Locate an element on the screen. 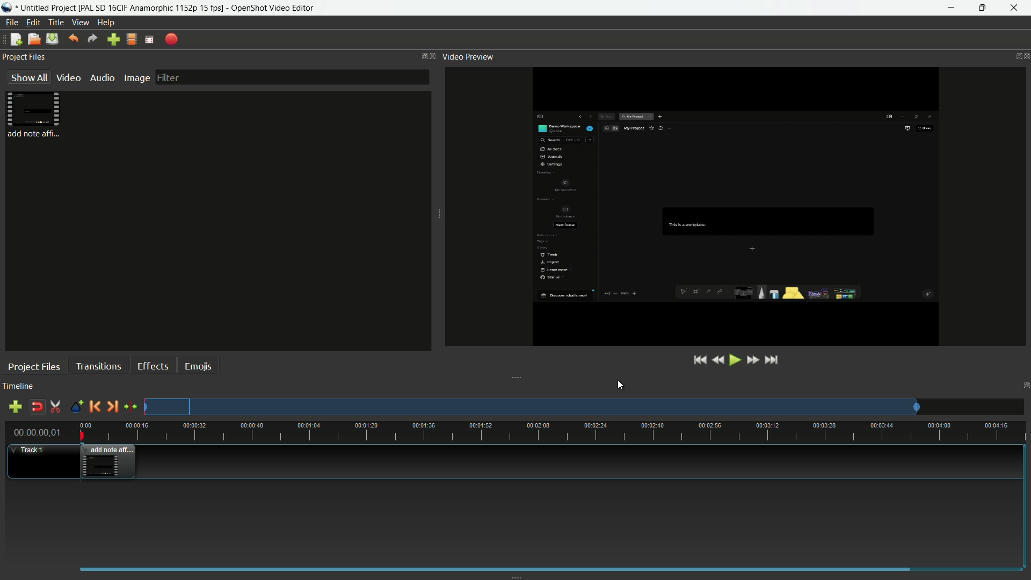 Image resolution: width=1031 pixels, height=580 pixels. add track is located at coordinates (15, 407).